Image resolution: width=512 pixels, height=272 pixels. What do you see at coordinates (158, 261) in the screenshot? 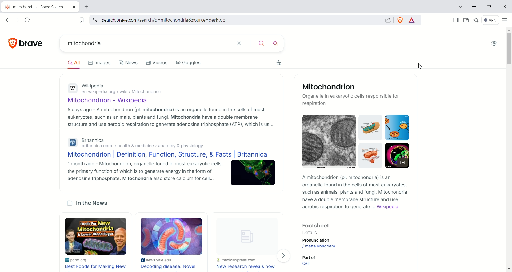
I see `news.yale.edu` at bounding box center [158, 261].